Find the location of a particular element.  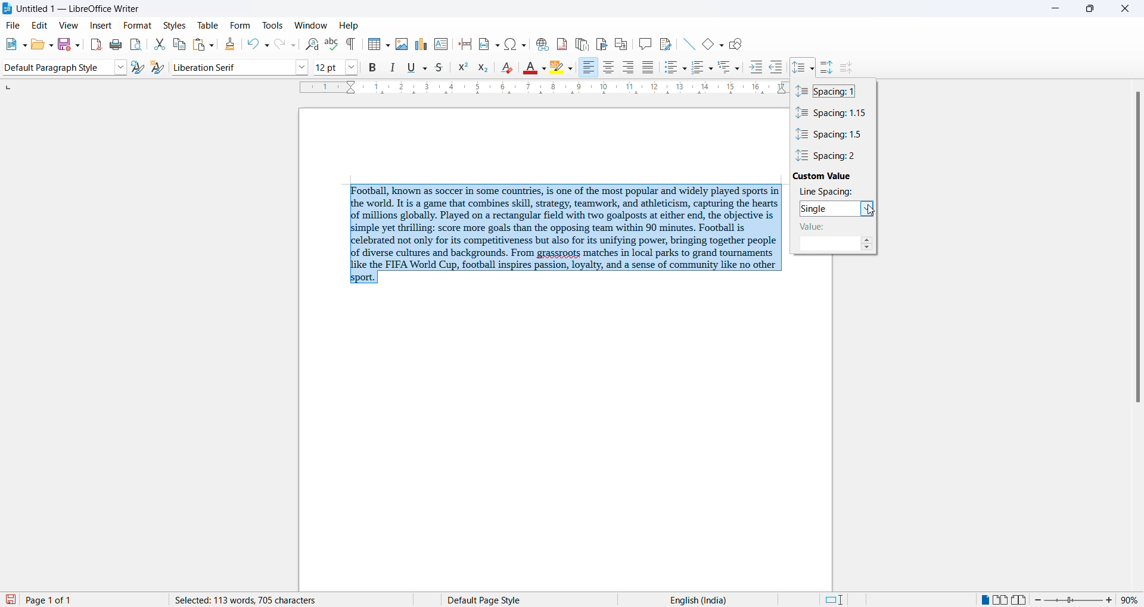

print is located at coordinates (116, 44).